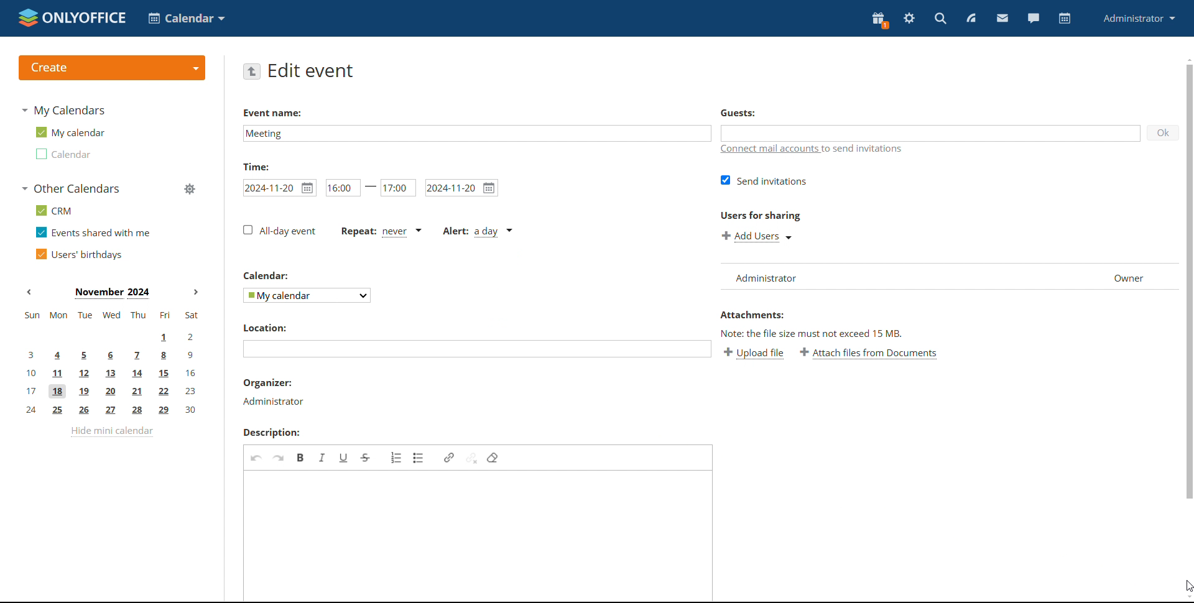 Image resolution: width=1194 pixels, height=603 pixels. Describe the element at coordinates (198, 293) in the screenshot. I see `next month` at that location.